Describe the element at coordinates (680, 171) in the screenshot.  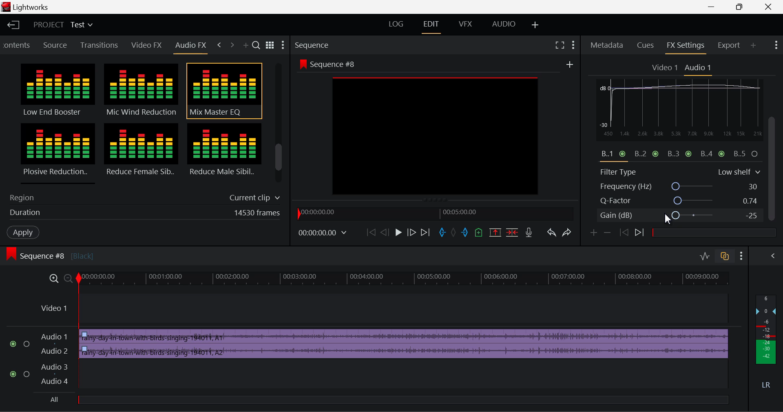
I see `Filter Type` at that location.